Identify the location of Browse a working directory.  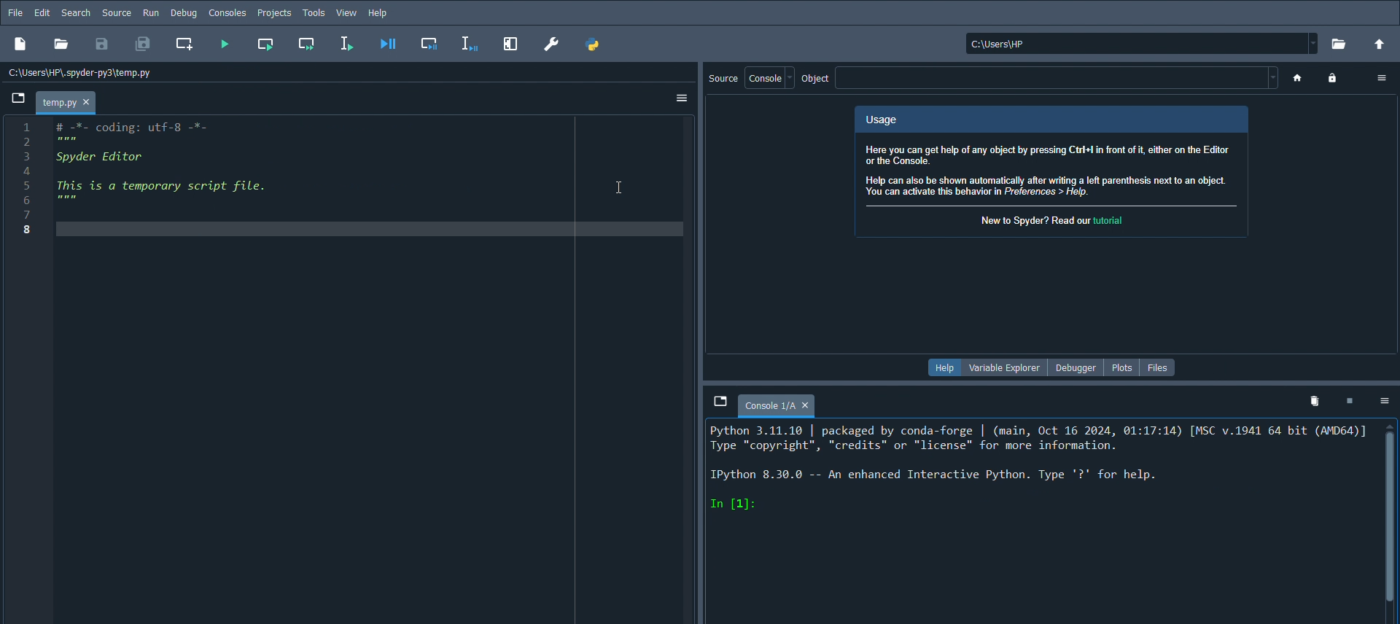
(1341, 44).